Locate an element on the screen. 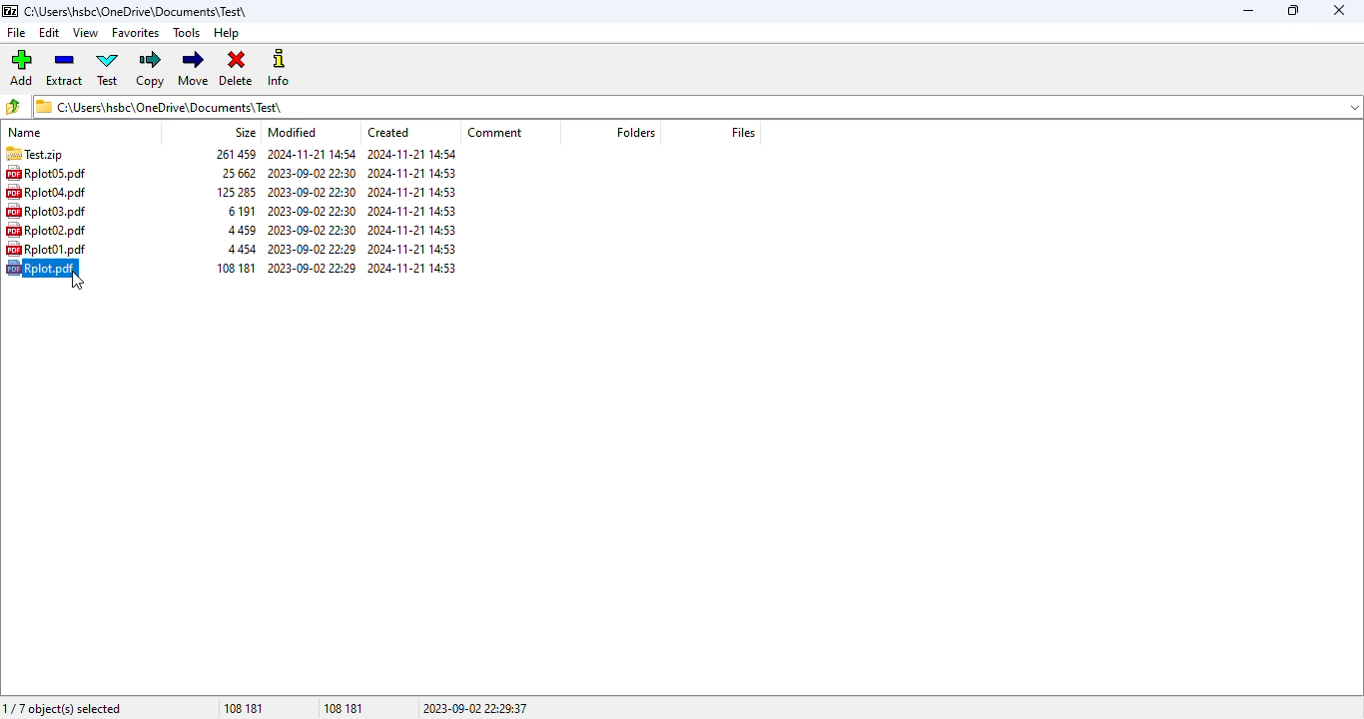  tools is located at coordinates (186, 33).